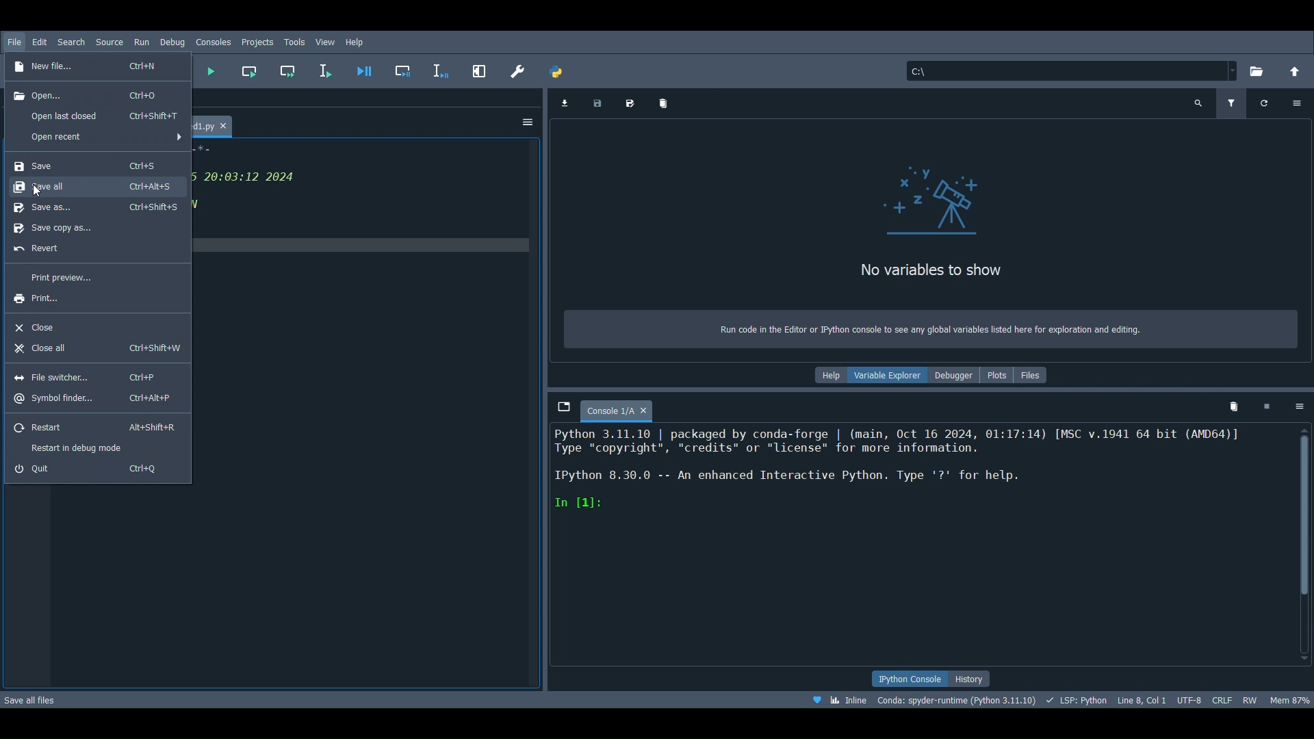 The height and width of the screenshot is (739, 1314). I want to click on Files, so click(1035, 374).